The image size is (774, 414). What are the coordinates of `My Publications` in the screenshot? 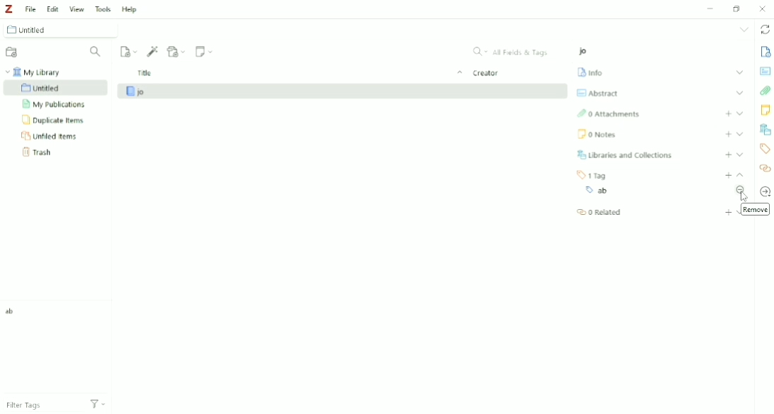 It's located at (55, 105).